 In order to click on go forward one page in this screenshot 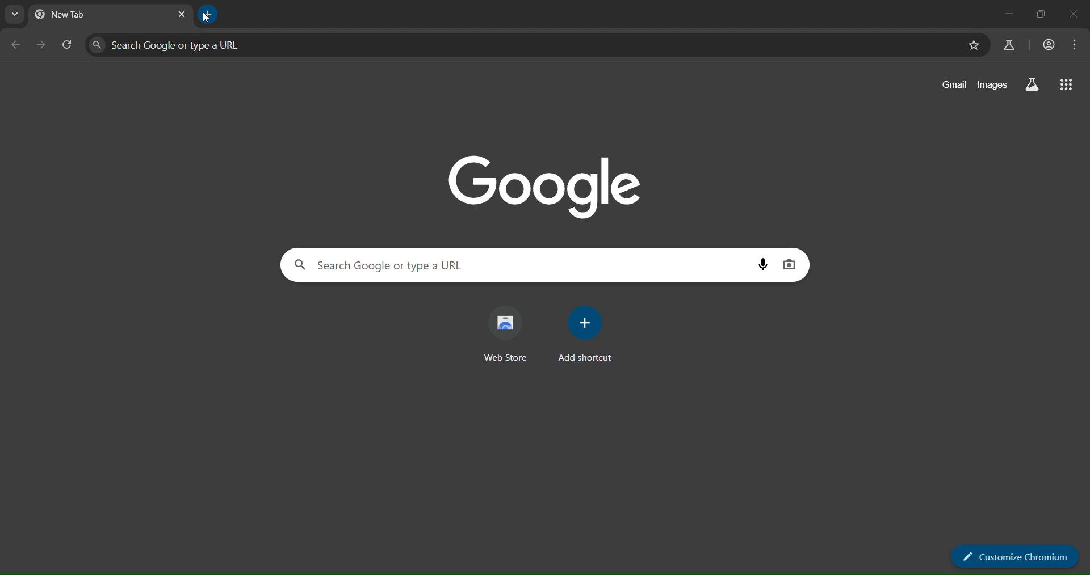, I will do `click(43, 46)`.